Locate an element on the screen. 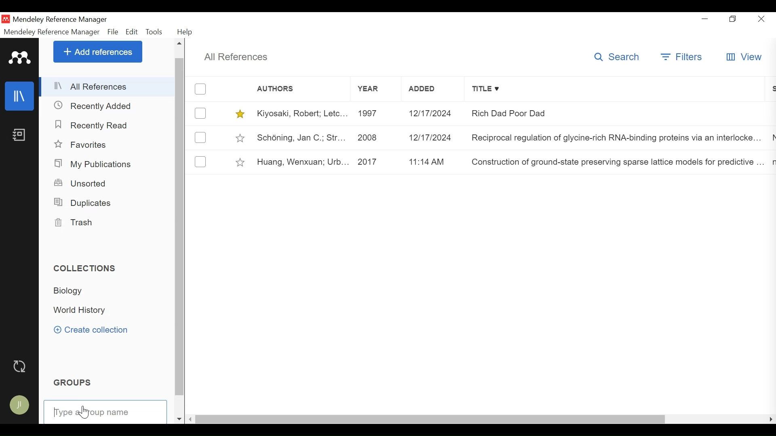 This screenshot has width=776, height=436. toggle Favorites is located at coordinates (241, 138).